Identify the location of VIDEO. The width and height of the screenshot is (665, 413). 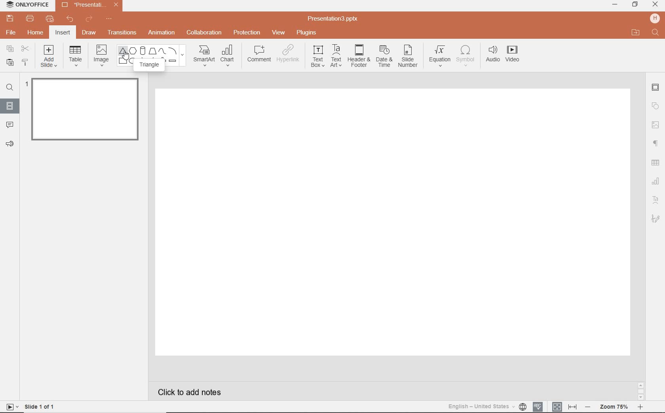
(515, 55).